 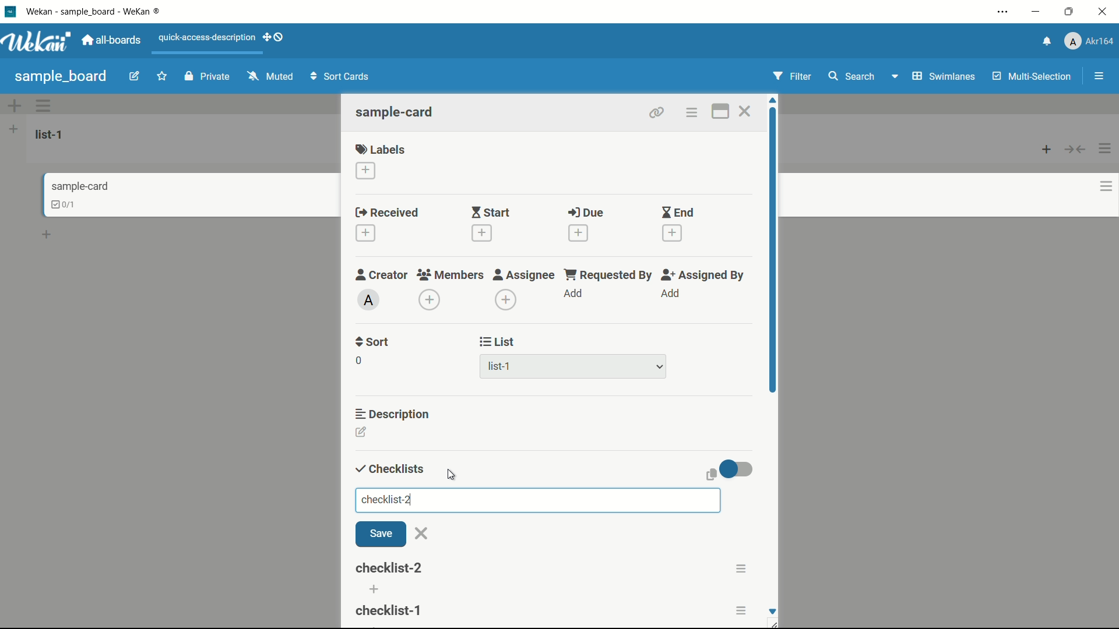 What do you see at coordinates (61, 76) in the screenshot?
I see `board name` at bounding box center [61, 76].